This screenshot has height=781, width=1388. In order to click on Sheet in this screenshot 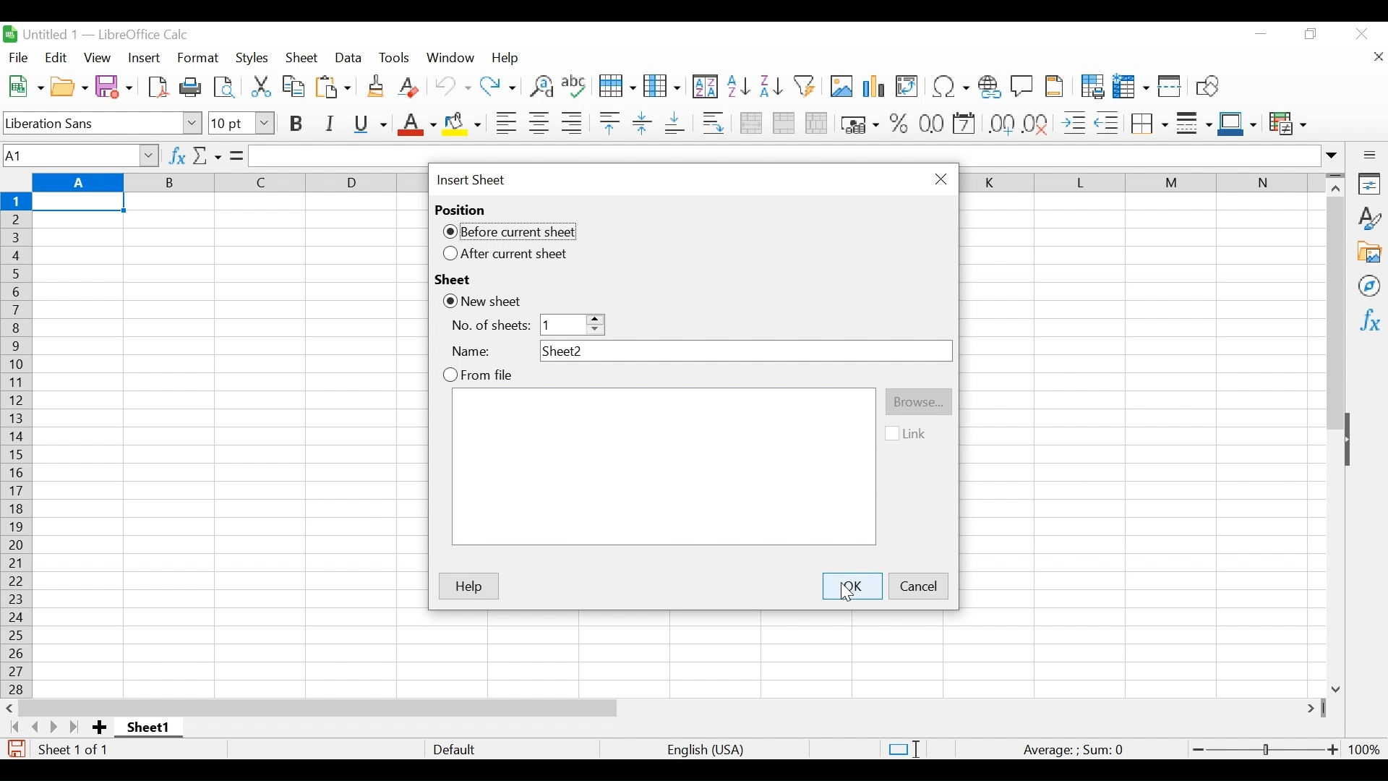, I will do `click(453, 278)`.